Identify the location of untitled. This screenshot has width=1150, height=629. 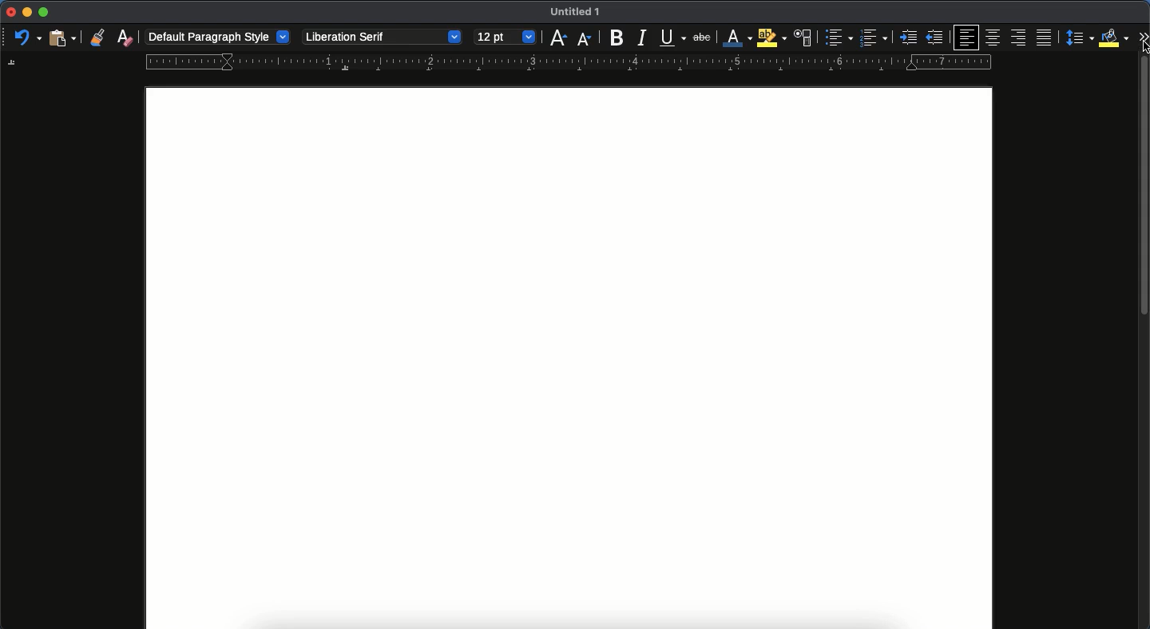
(572, 13).